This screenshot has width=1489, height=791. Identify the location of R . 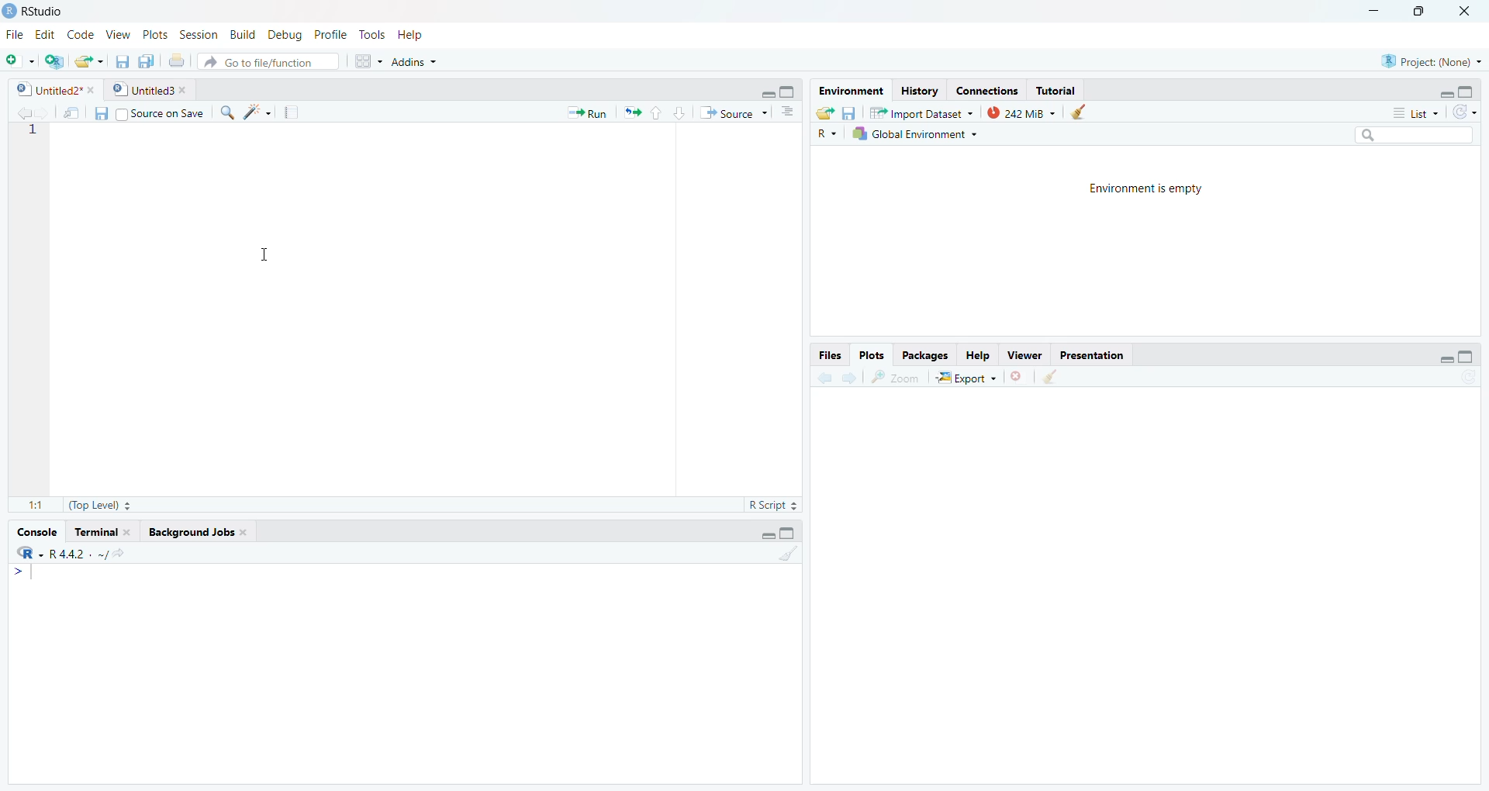
(30, 553).